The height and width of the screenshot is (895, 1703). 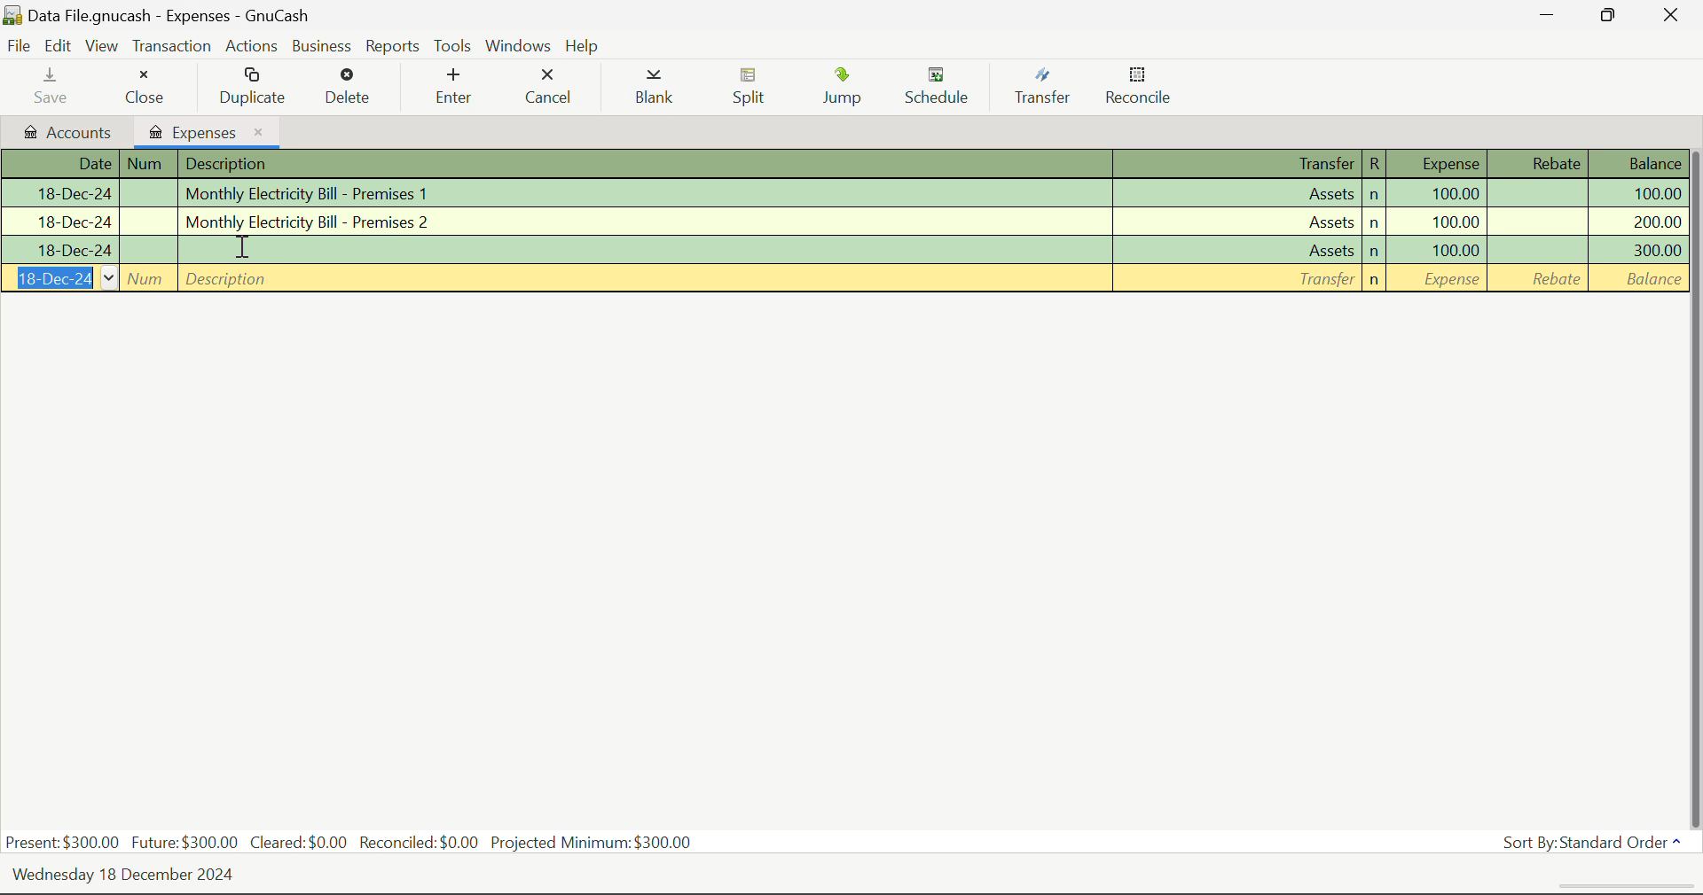 I want to click on Help, so click(x=585, y=44).